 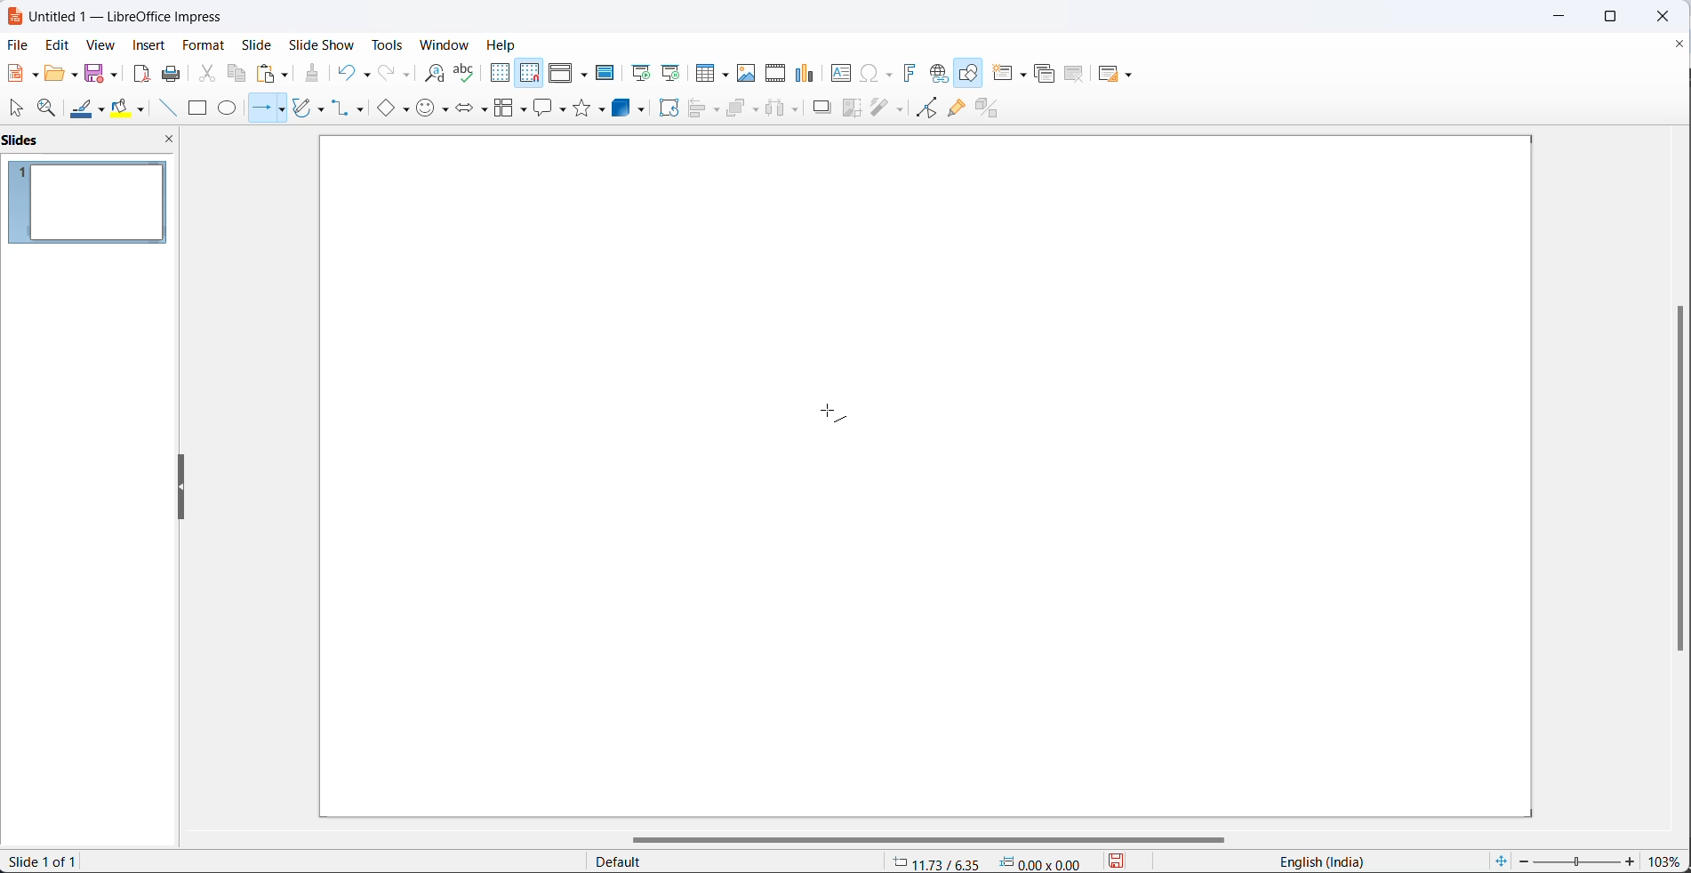 What do you see at coordinates (503, 45) in the screenshot?
I see `Help` at bounding box center [503, 45].